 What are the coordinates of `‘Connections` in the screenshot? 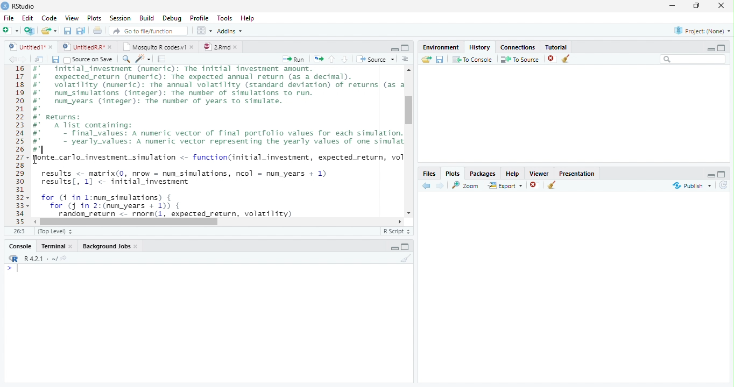 It's located at (516, 46).